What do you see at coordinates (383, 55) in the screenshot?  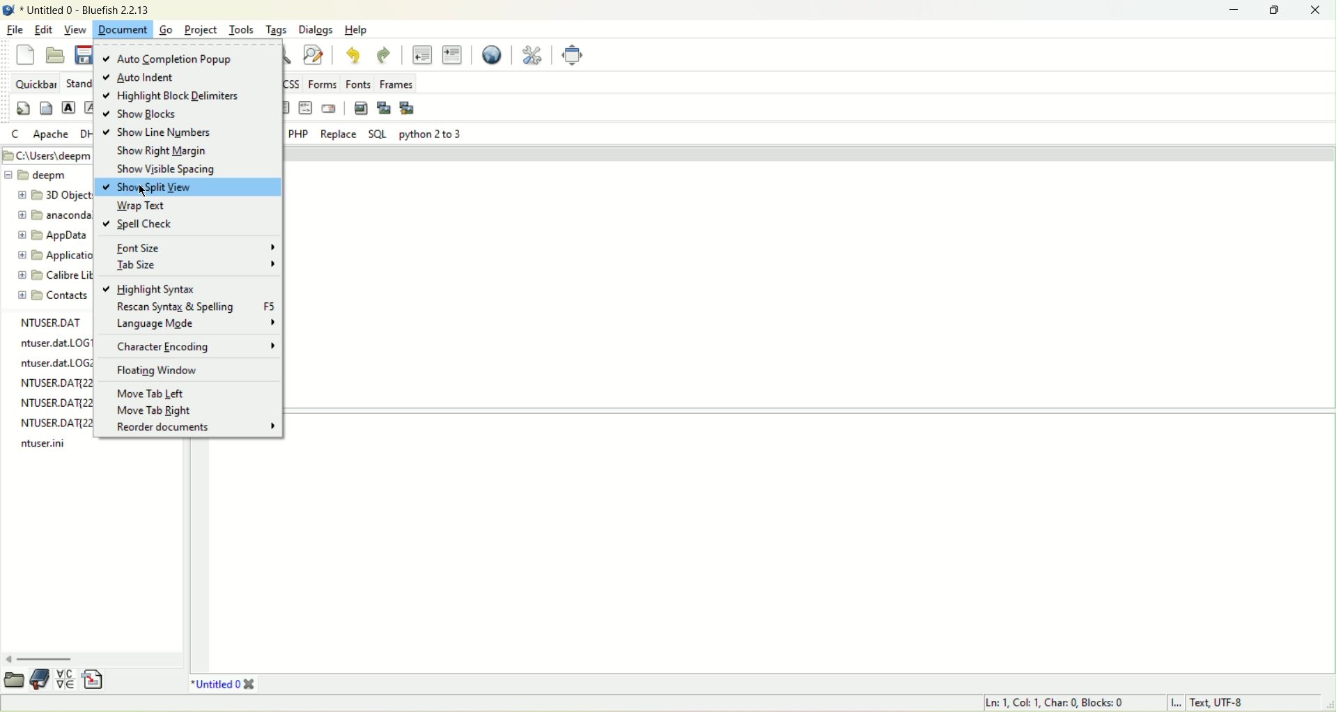 I see `redo` at bounding box center [383, 55].